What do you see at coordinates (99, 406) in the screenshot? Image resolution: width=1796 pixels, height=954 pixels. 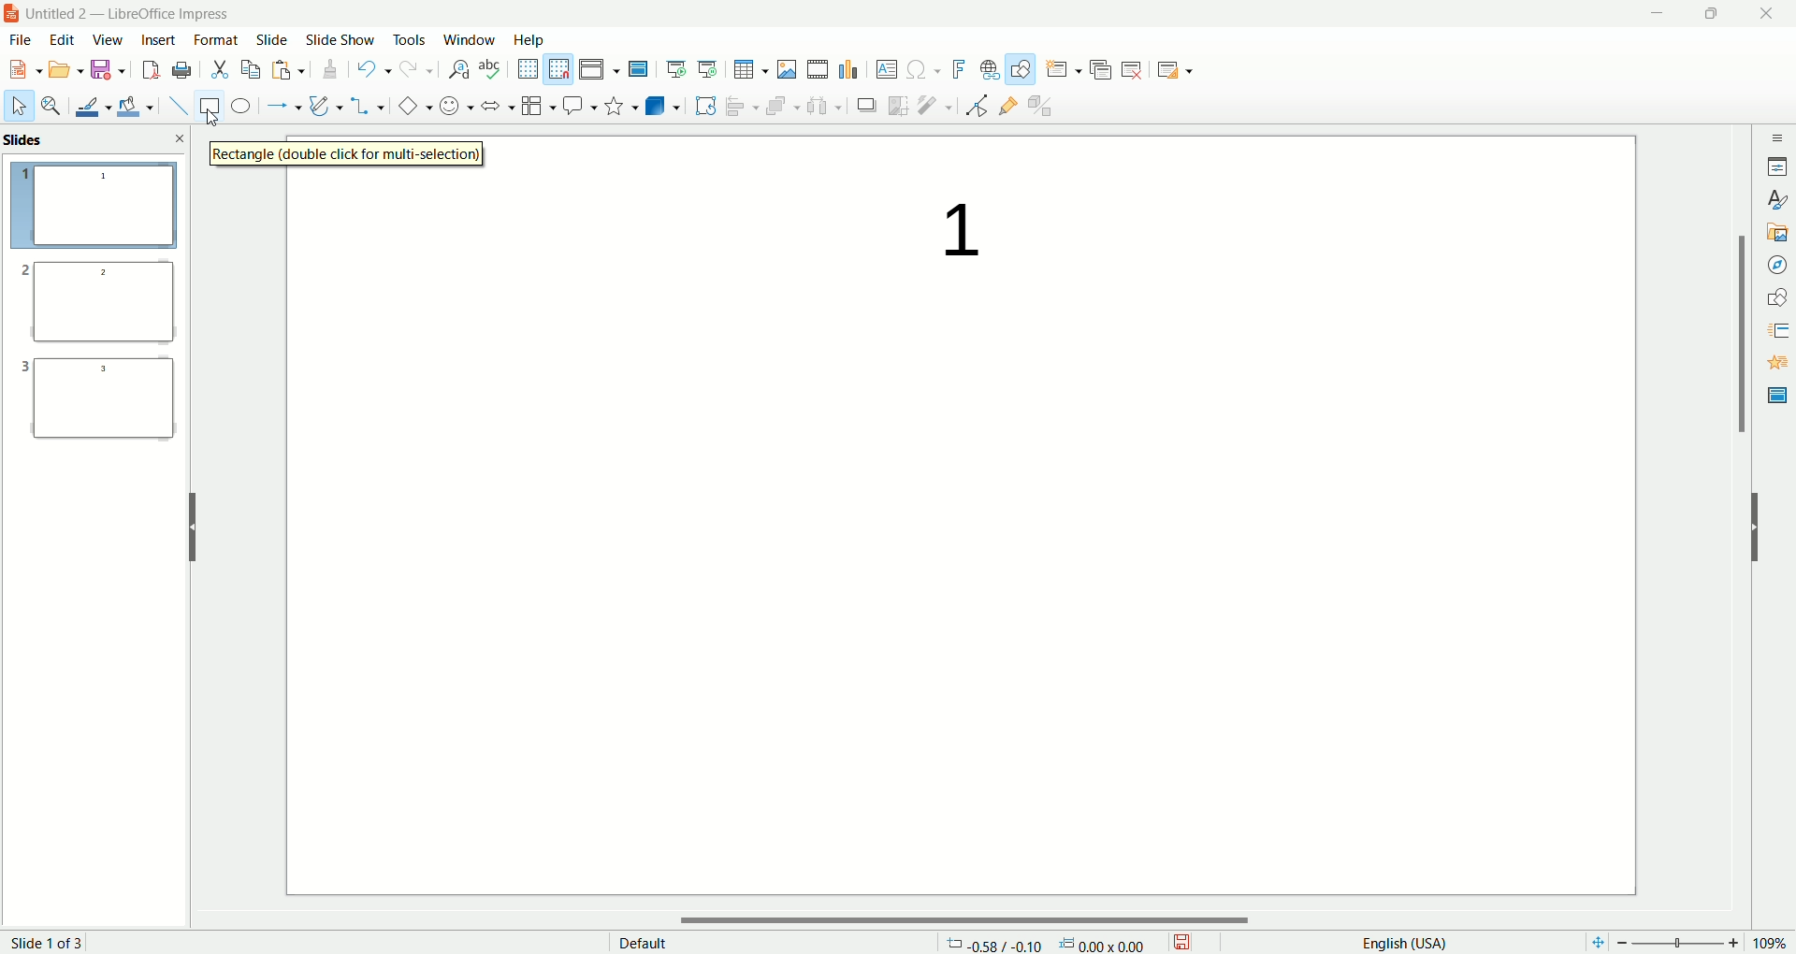 I see `slide 3` at bounding box center [99, 406].